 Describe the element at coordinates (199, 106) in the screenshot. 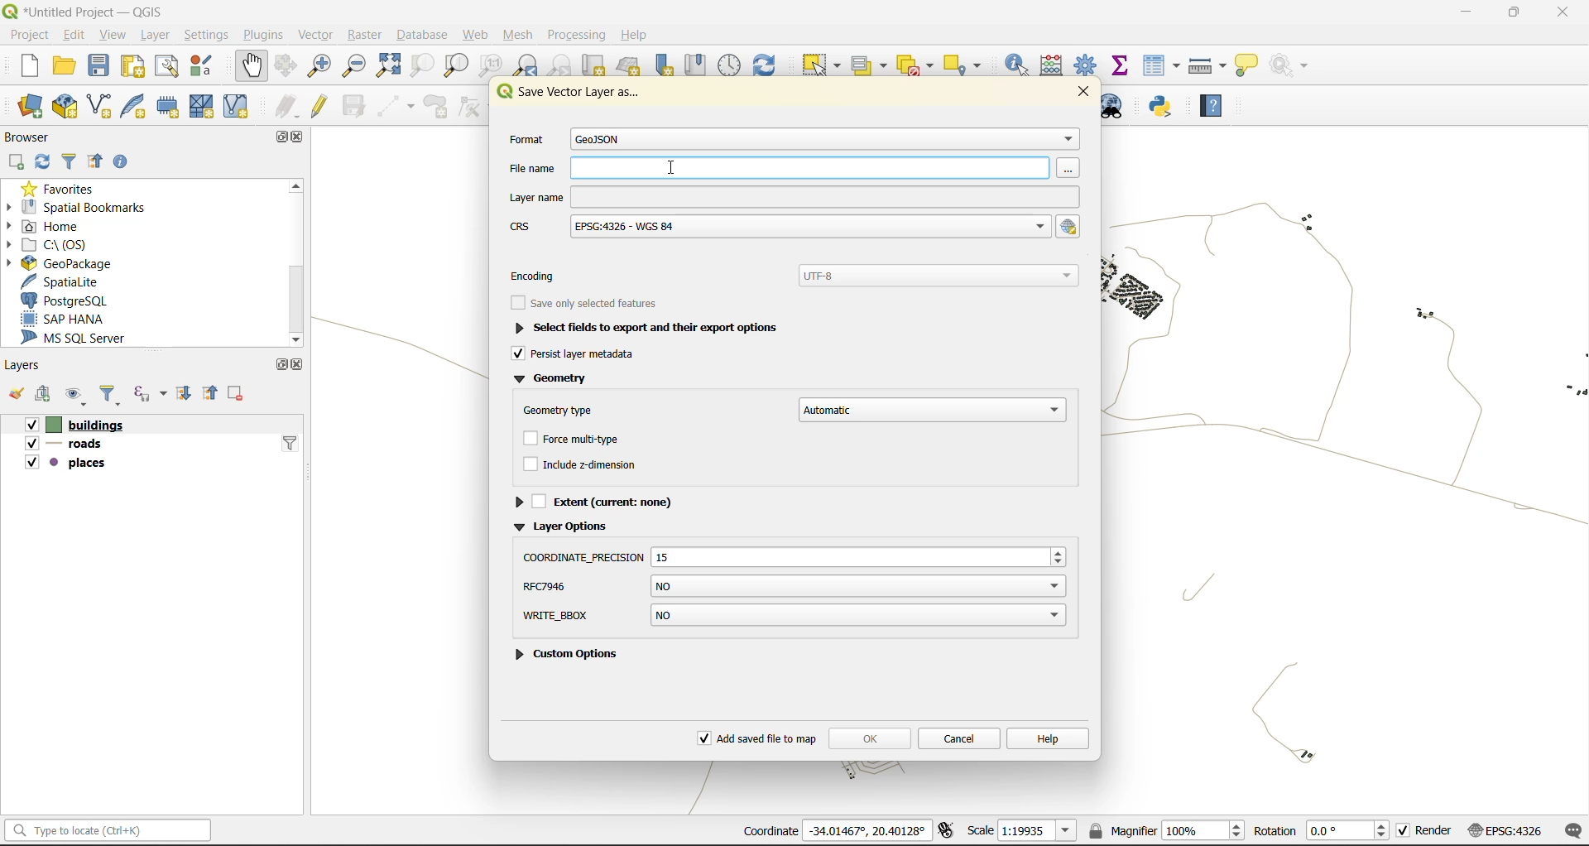

I see `new mesh` at that location.